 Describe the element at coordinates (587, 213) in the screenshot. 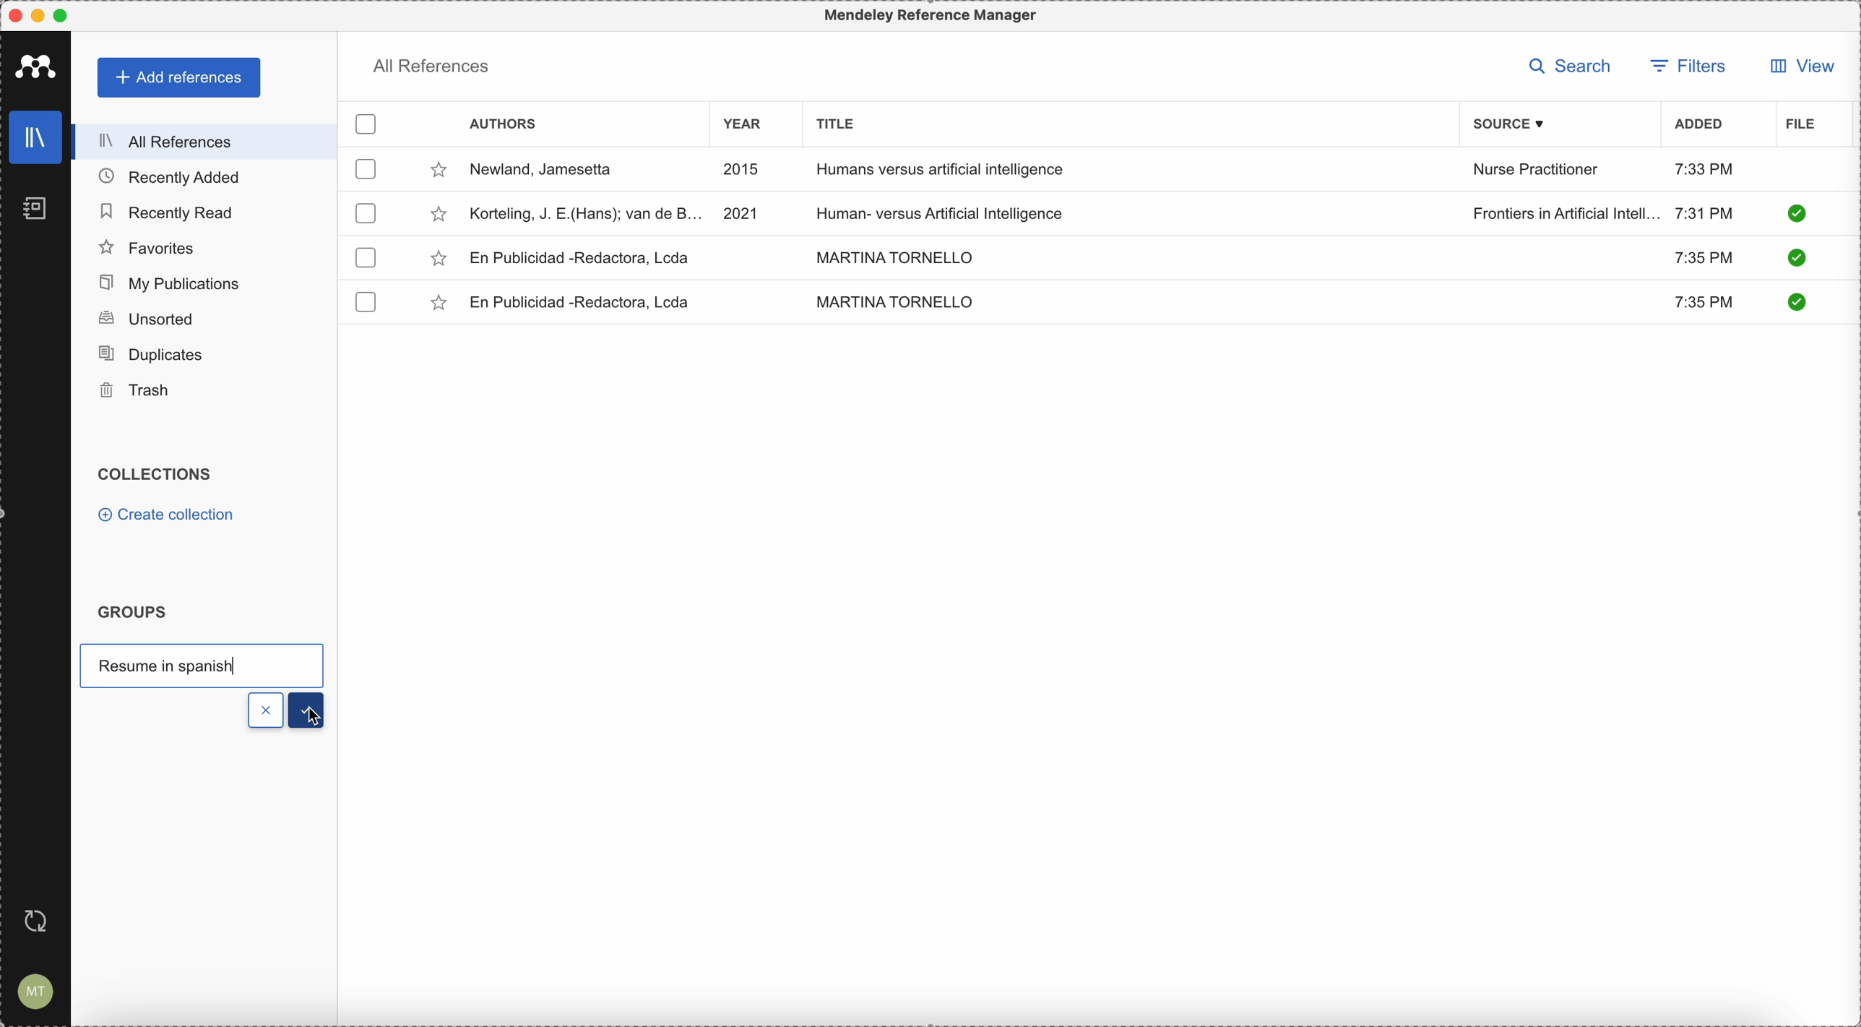

I see `Korteling, J.E.(Hans)` at that location.